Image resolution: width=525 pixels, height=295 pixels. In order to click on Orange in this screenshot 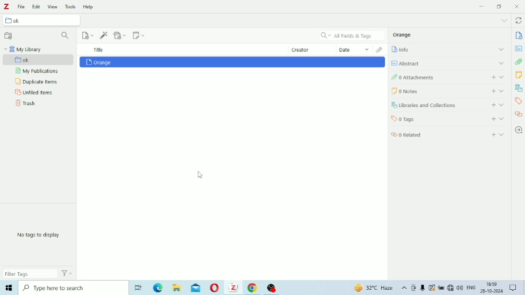, I will do `click(99, 62)`.